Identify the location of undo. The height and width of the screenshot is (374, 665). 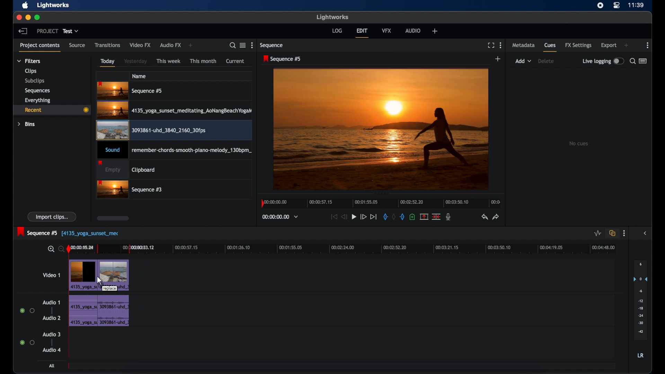
(484, 217).